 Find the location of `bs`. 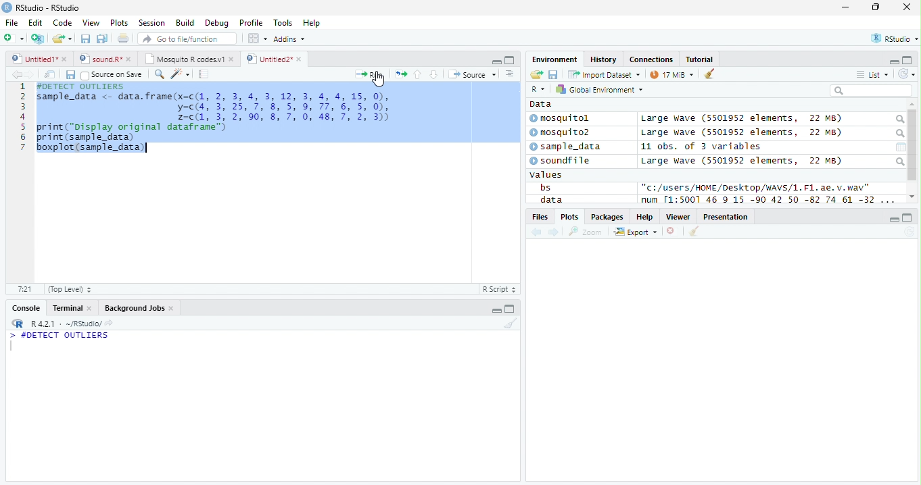

bs is located at coordinates (545, 187).